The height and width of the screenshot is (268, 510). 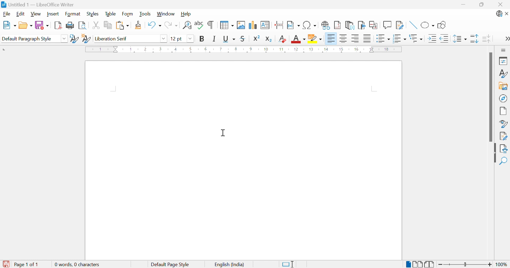 What do you see at coordinates (504, 50) in the screenshot?
I see `Sidebar settings` at bounding box center [504, 50].